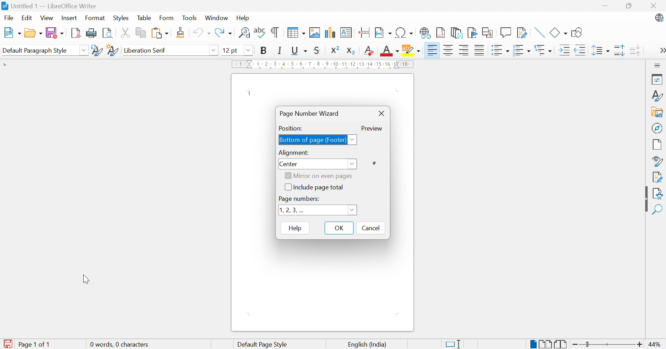  Describe the element at coordinates (661, 51) in the screenshot. I see `More` at that location.